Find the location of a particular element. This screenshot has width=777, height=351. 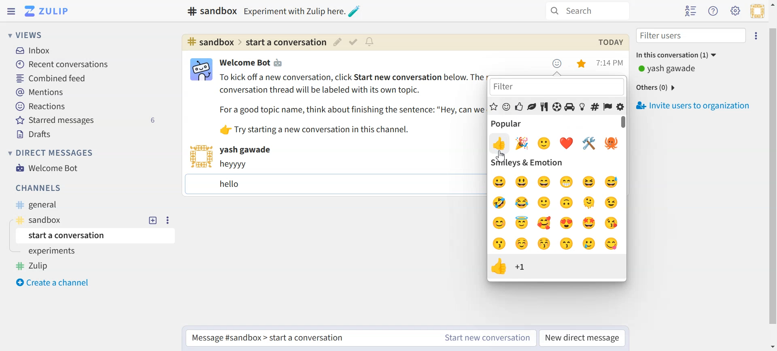

Mark as resolved is located at coordinates (352, 42).